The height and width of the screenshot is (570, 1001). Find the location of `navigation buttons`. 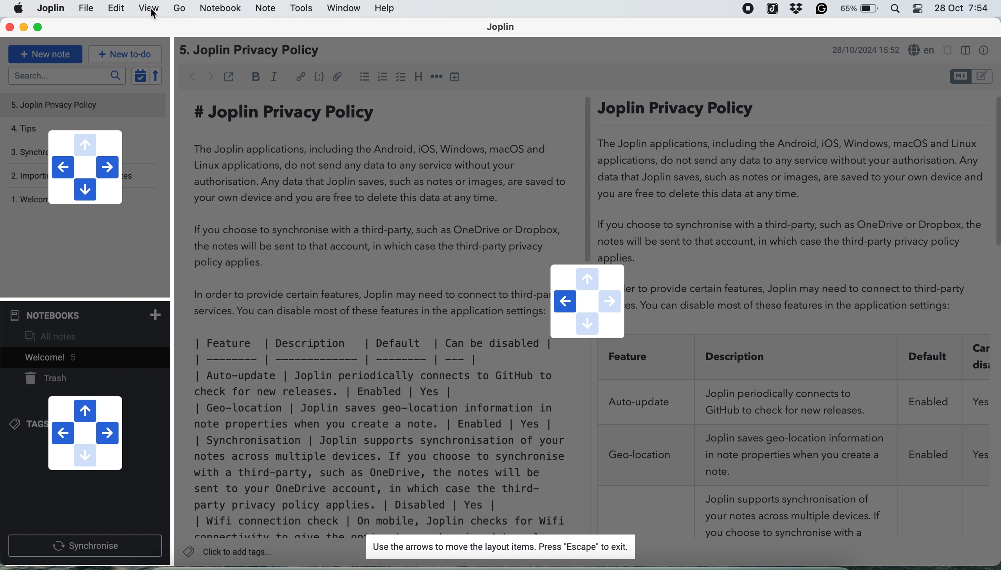

navigation buttons is located at coordinates (84, 432).